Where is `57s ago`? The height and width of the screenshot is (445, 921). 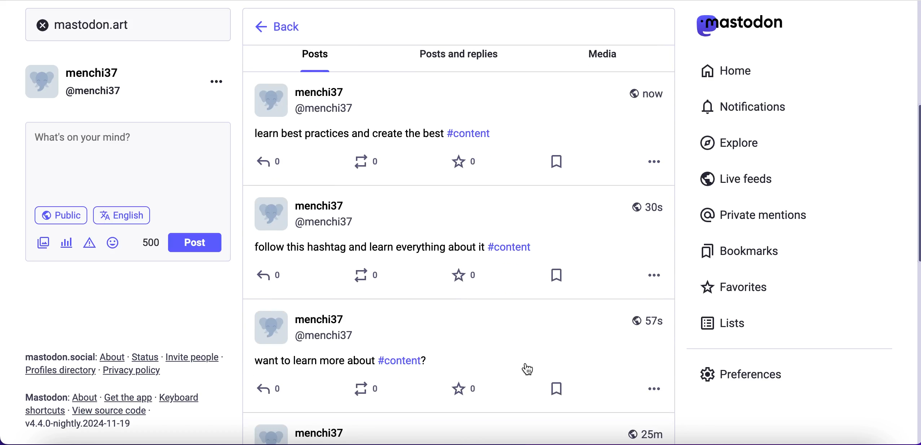
57s ago is located at coordinates (649, 323).